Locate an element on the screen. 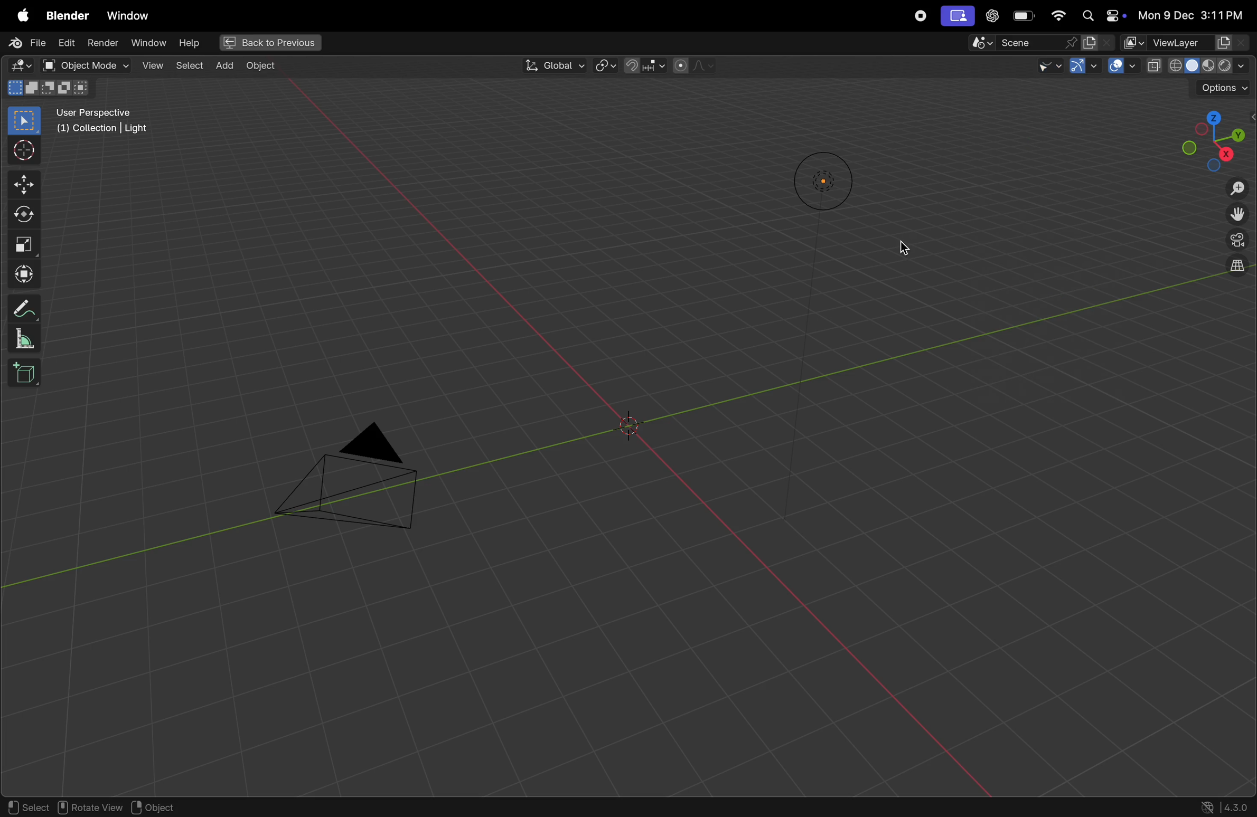 The width and height of the screenshot is (1257, 817). lights is located at coordinates (817, 181).